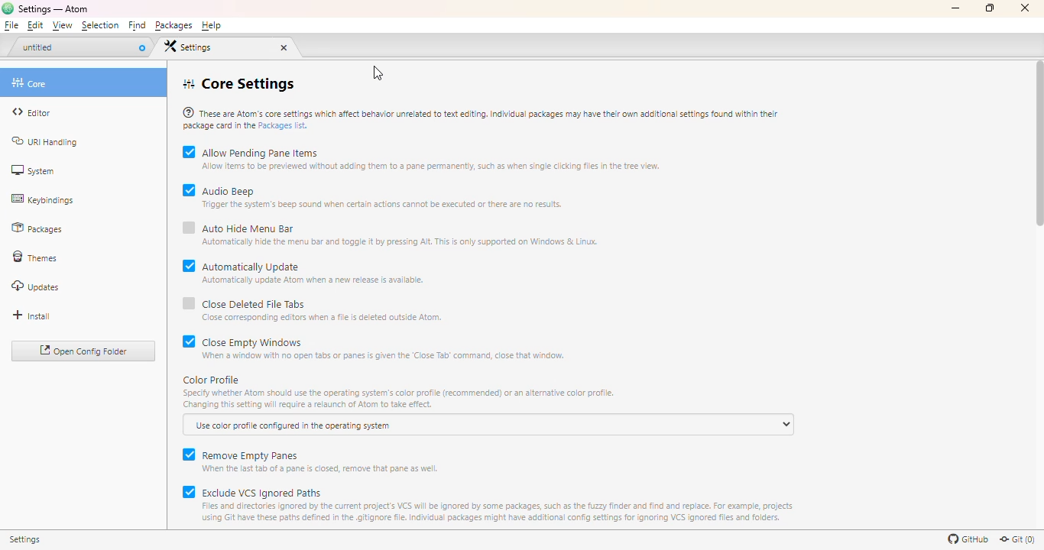 Image resolution: width=1044 pixels, height=550 pixels. I want to click on audio beep, so click(384, 196).